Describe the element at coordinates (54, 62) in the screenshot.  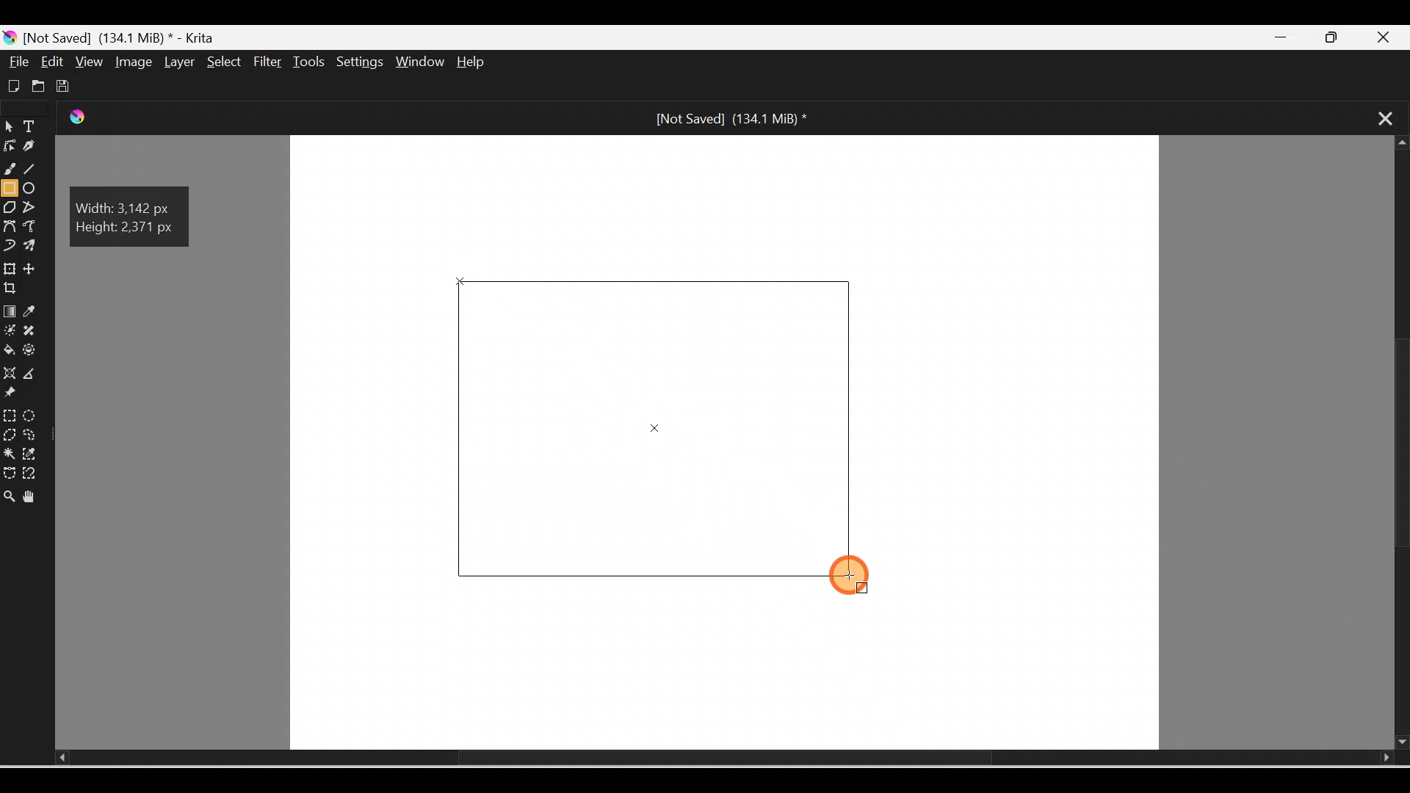
I see `Edit` at that location.